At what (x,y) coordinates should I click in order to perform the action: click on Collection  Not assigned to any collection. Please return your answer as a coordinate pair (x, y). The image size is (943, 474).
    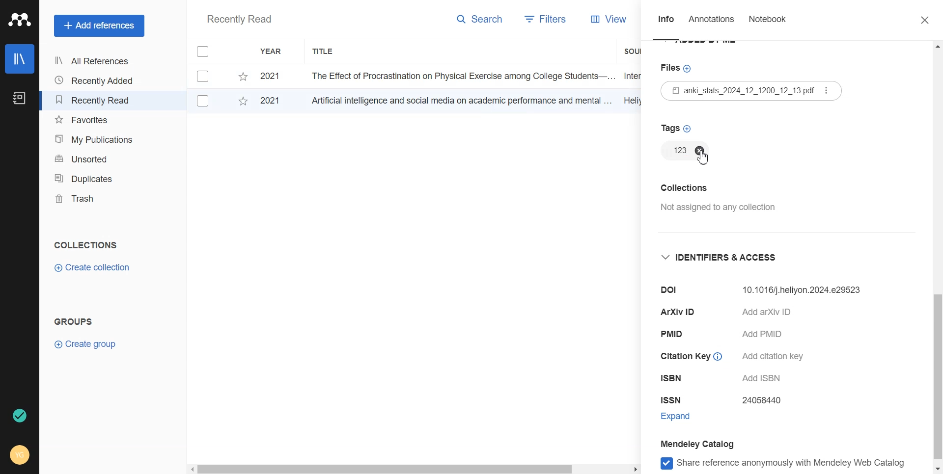
    Looking at the image, I should click on (717, 202).